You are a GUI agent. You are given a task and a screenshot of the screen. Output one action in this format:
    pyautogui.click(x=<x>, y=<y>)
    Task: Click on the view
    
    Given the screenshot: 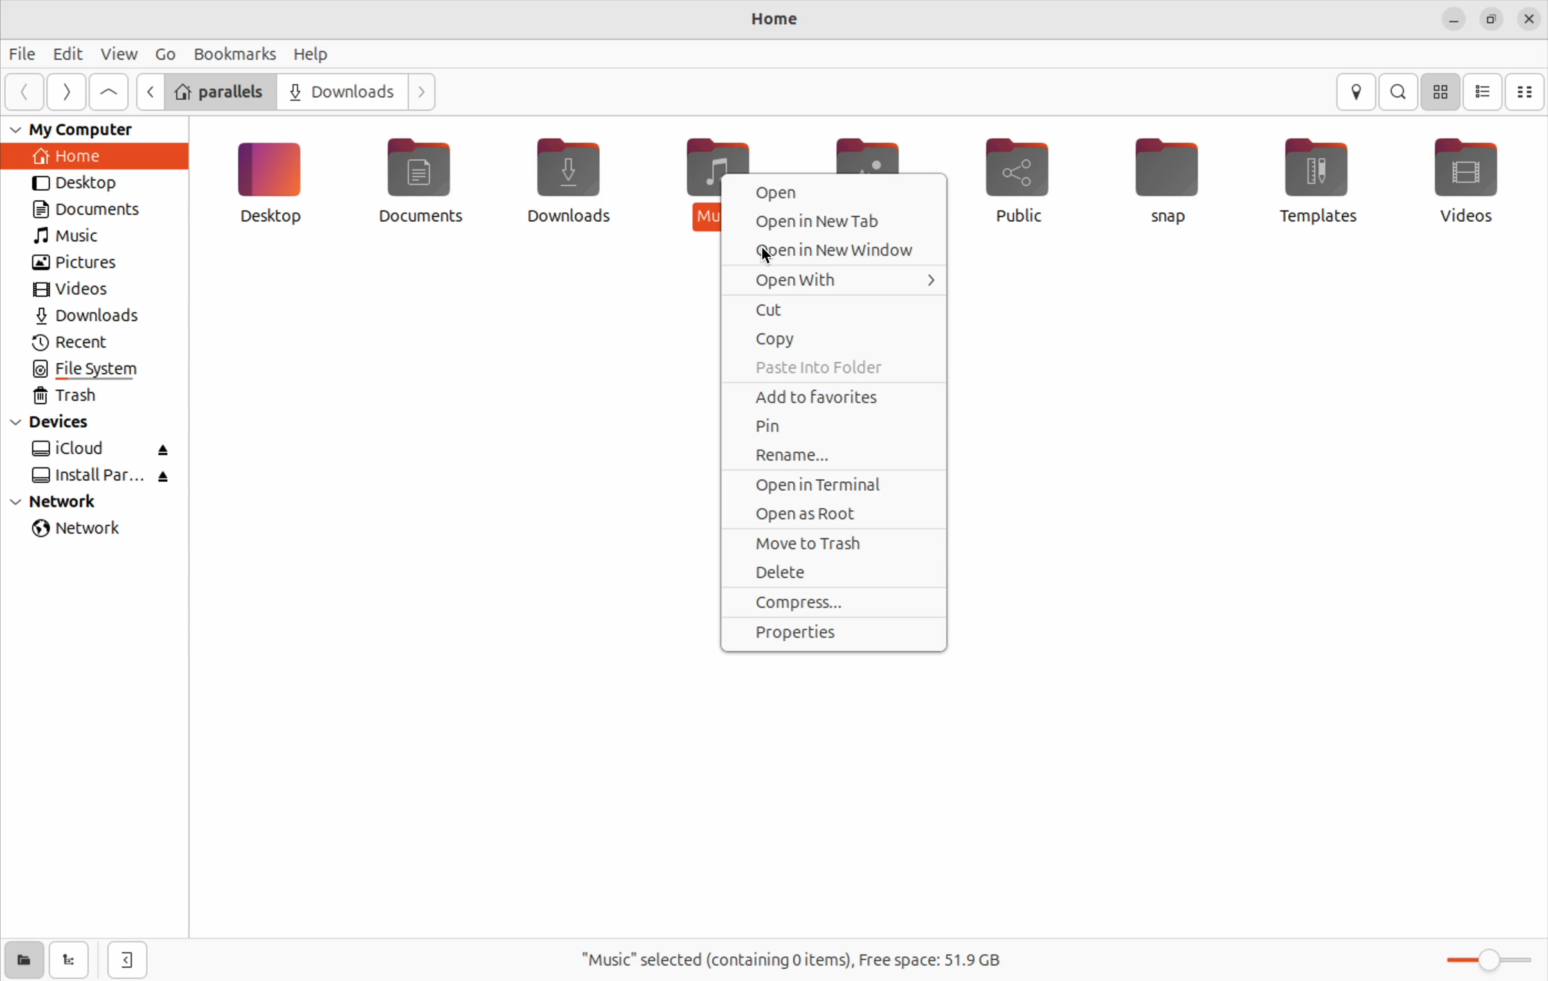 What is the action you would take?
    pyautogui.click(x=118, y=53)
    